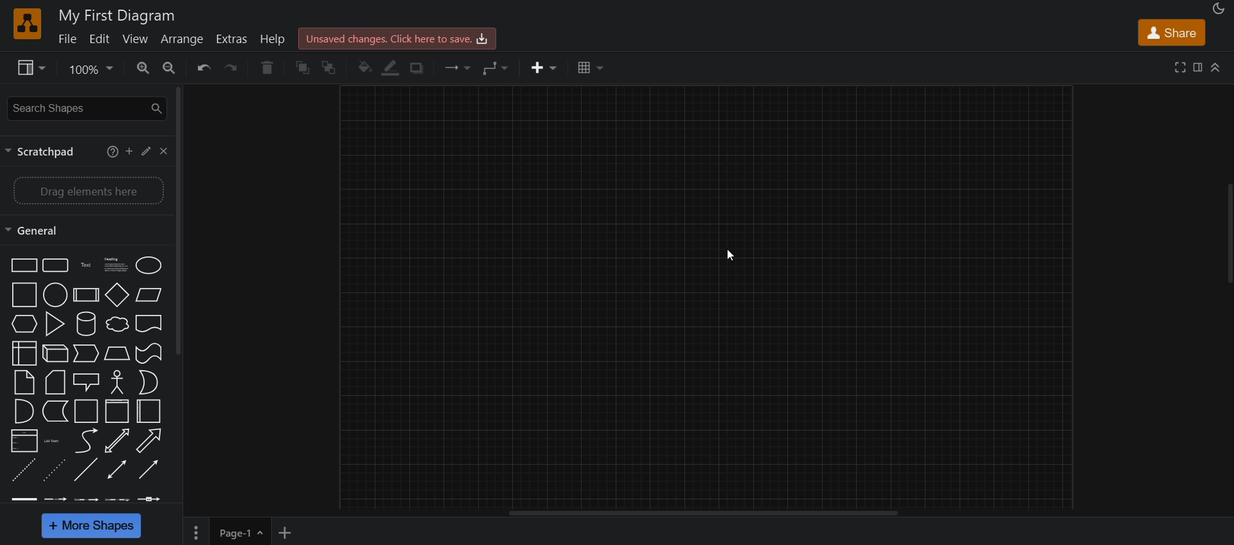 This screenshot has height=545, width=1234. I want to click on add, so click(129, 151).